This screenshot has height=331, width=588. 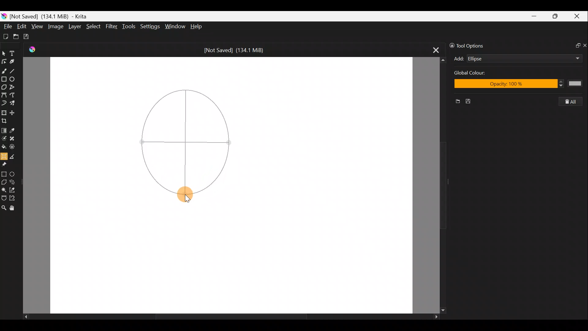 I want to click on Contiguous selection tool, so click(x=4, y=189).